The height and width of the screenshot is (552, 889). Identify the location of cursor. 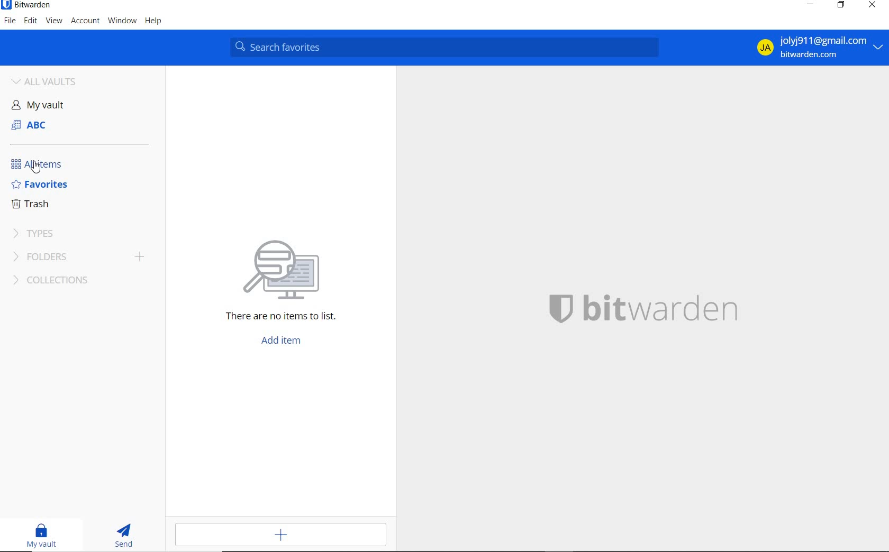
(39, 168).